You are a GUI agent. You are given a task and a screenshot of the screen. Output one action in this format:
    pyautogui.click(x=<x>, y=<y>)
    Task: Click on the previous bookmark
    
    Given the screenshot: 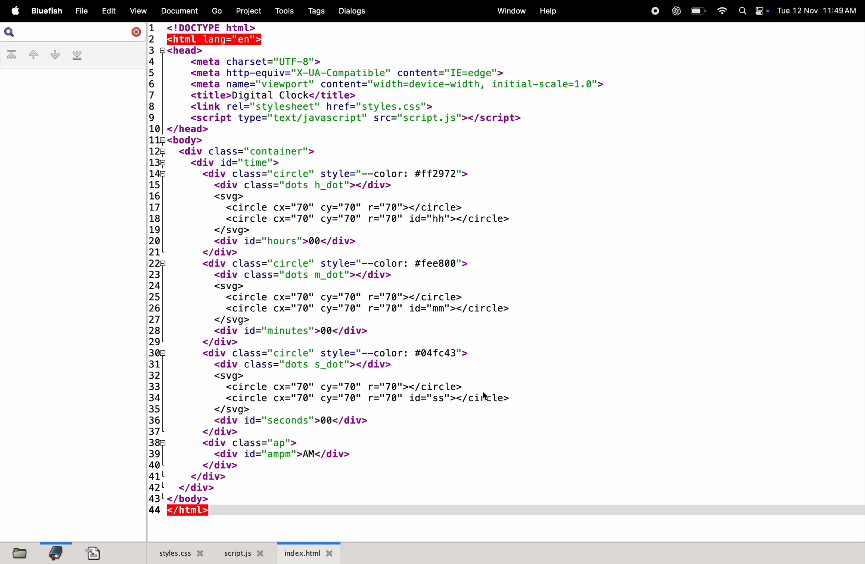 What is the action you would take?
    pyautogui.click(x=34, y=53)
    